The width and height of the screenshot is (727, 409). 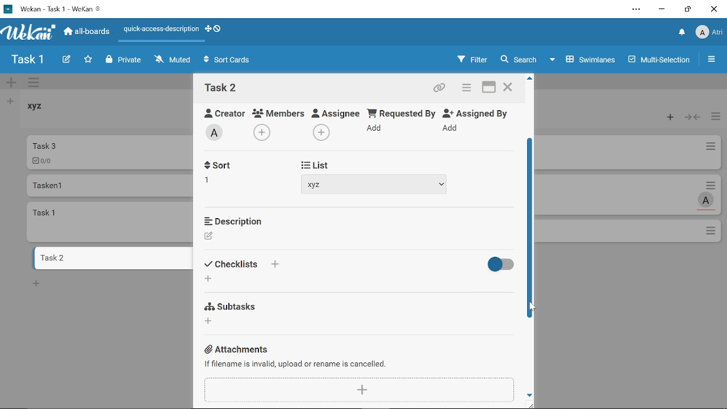 I want to click on Subtasks, so click(x=233, y=305).